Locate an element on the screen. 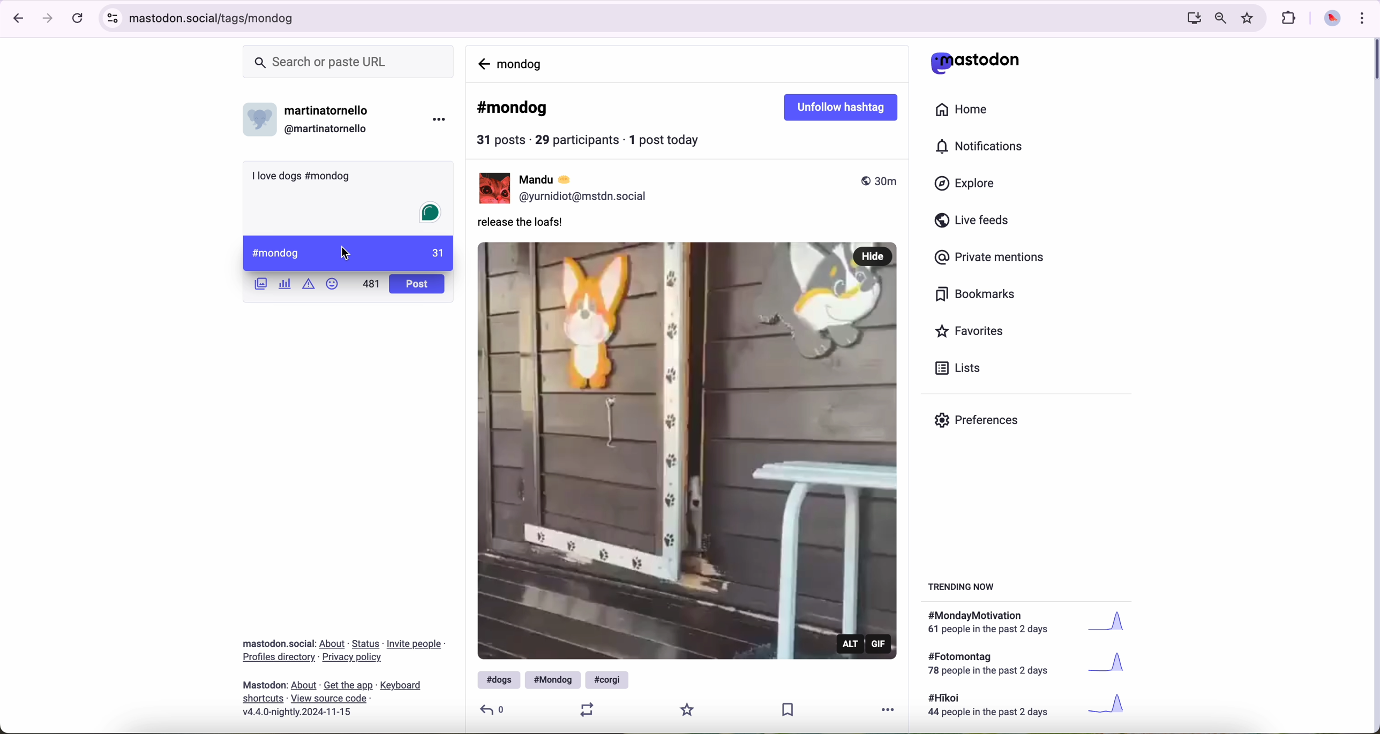  unfollow hashtag is located at coordinates (843, 108).